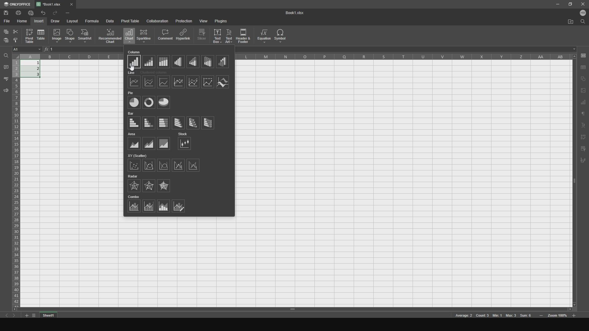  Describe the element at coordinates (575, 315) in the screenshot. I see `zoom out` at that location.